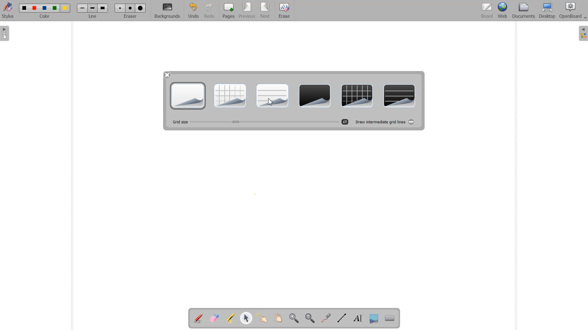  What do you see at coordinates (265, 11) in the screenshot?
I see `Next` at bounding box center [265, 11].